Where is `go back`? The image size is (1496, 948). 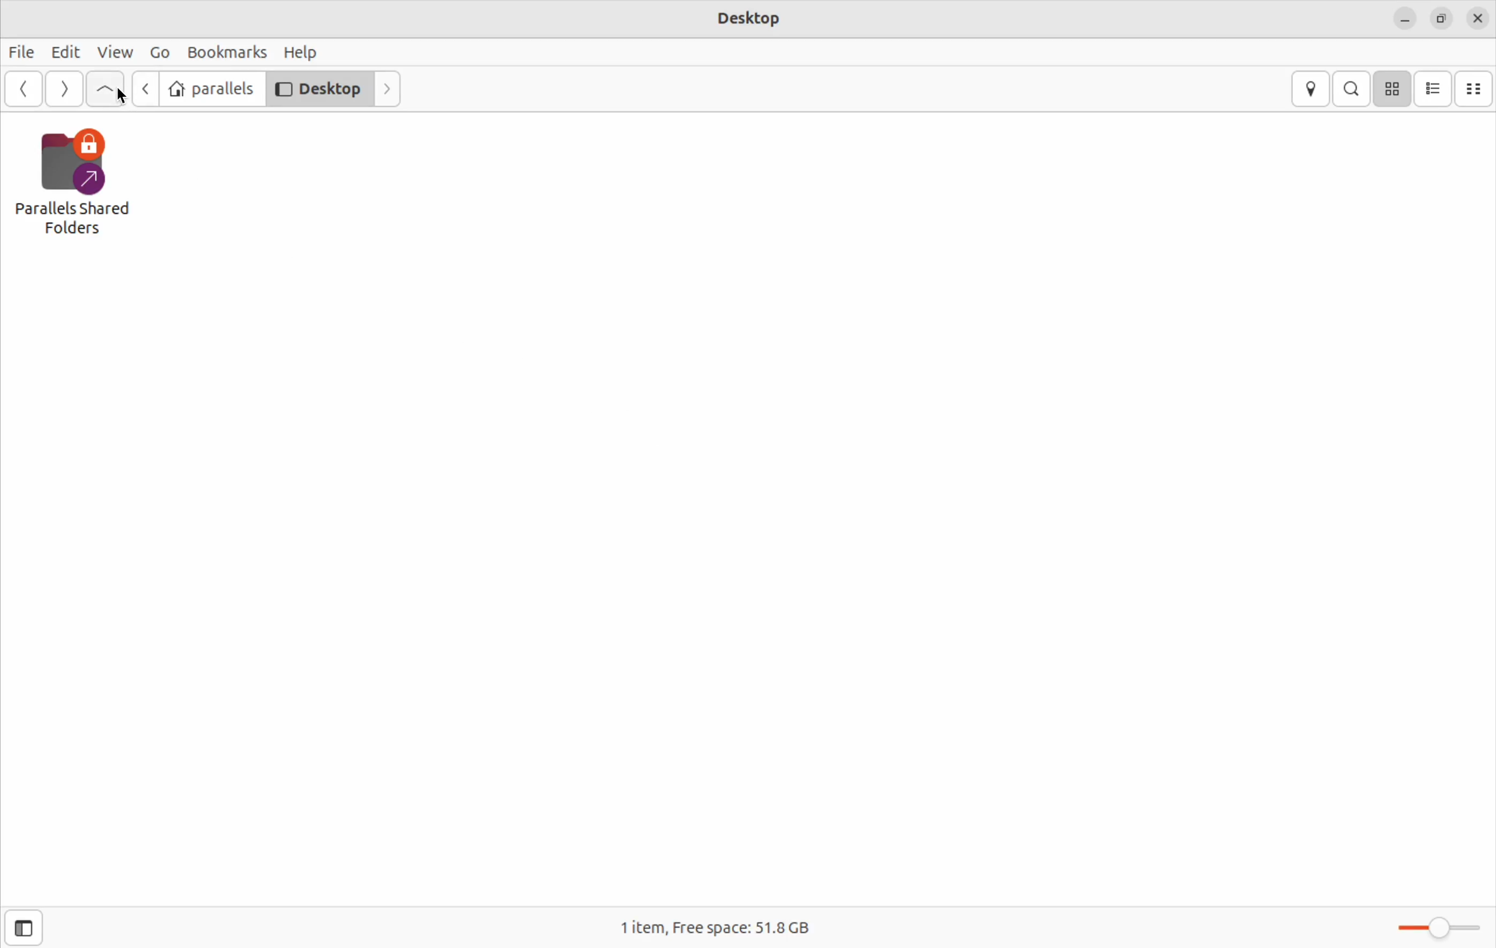 go back is located at coordinates (22, 91).